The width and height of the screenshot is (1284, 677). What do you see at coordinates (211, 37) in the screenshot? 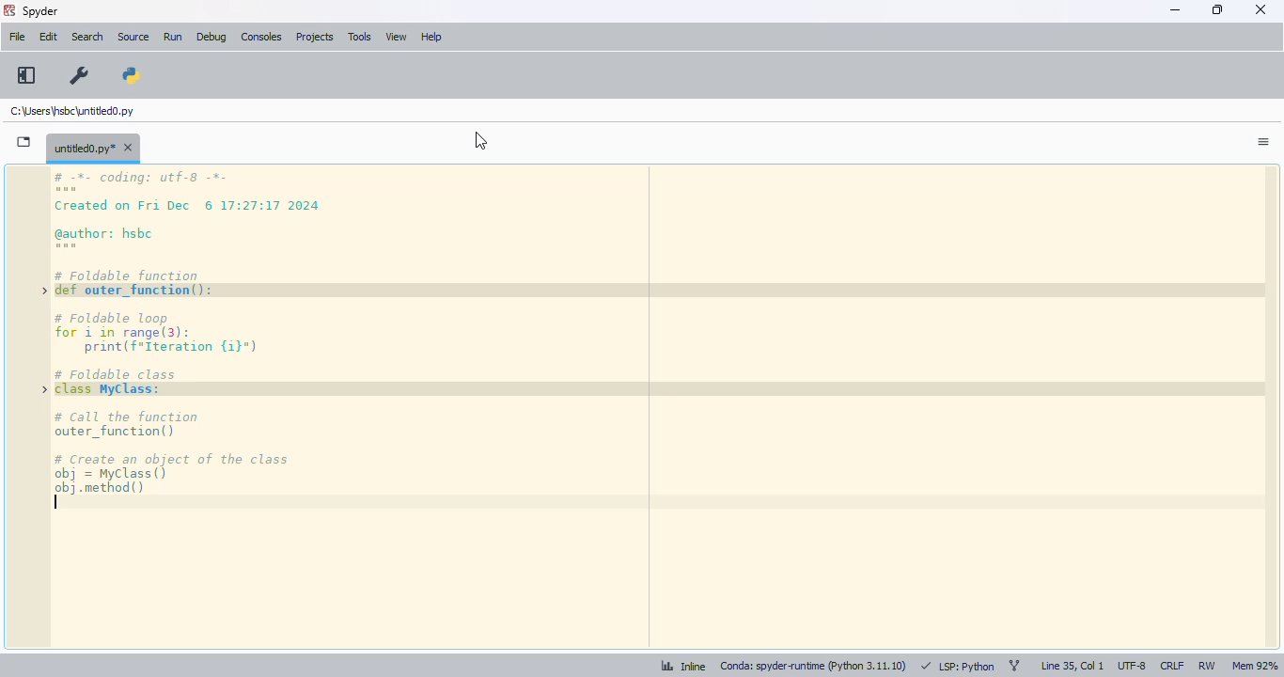
I see `debug` at bounding box center [211, 37].